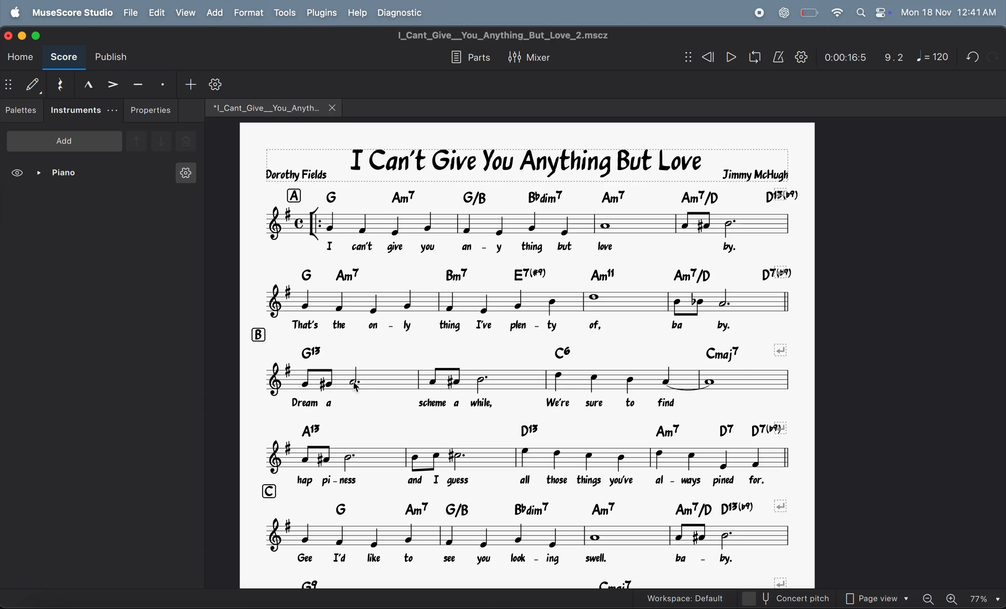 Image resolution: width=1006 pixels, height=609 pixels. Describe the element at coordinates (681, 598) in the screenshot. I see `workspace default` at that location.